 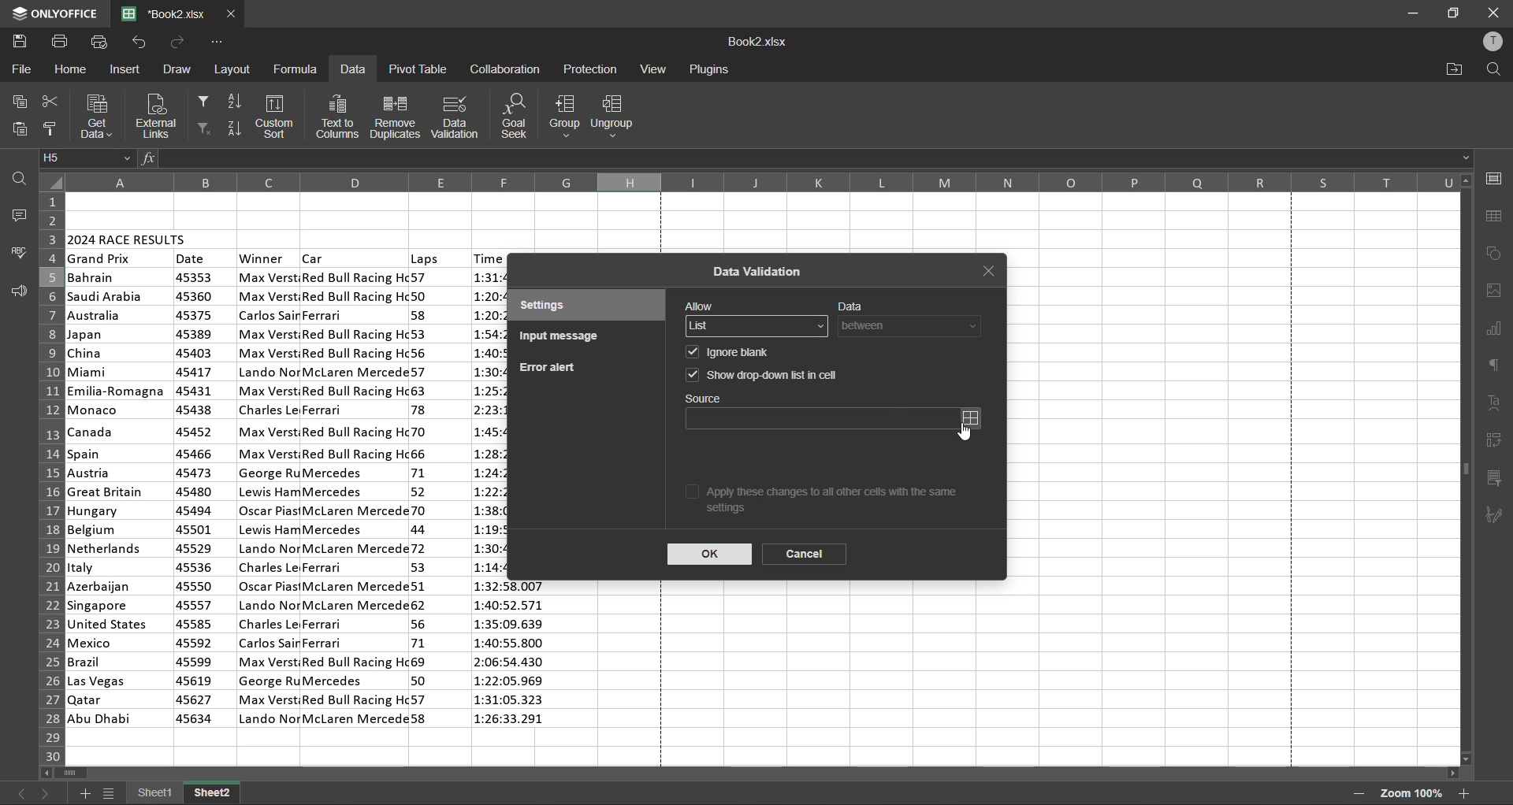 What do you see at coordinates (1497, 516) in the screenshot?
I see `signature` at bounding box center [1497, 516].